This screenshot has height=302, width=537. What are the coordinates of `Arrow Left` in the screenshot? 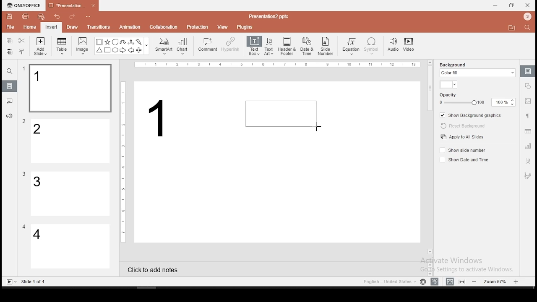 It's located at (131, 50).